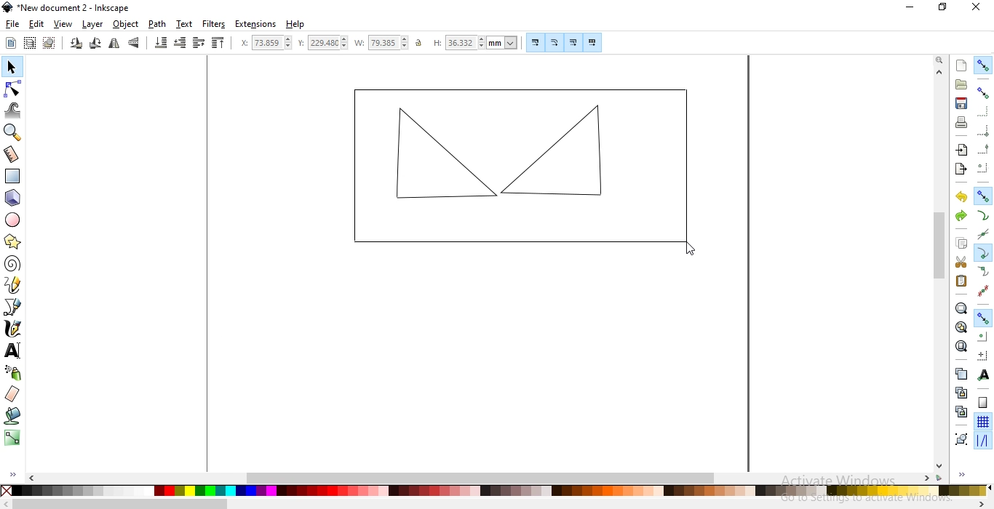 The image size is (994, 509). What do you see at coordinates (475, 42) in the screenshot?
I see `height of selection` at bounding box center [475, 42].